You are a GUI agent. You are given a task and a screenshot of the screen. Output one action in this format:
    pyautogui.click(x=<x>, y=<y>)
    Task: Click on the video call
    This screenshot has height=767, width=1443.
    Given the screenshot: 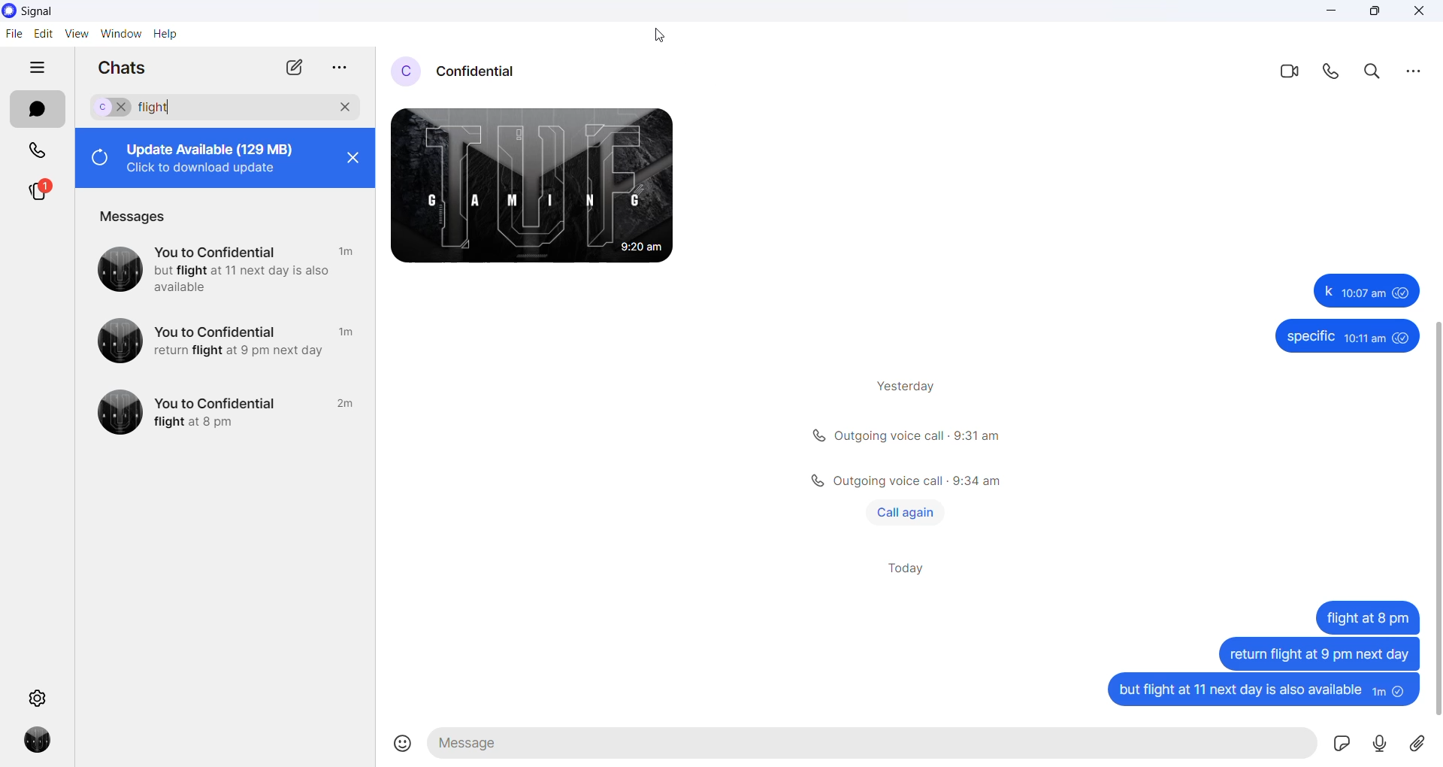 What is the action you would take?
    pyautogui.click(x=1293, y=70)
    